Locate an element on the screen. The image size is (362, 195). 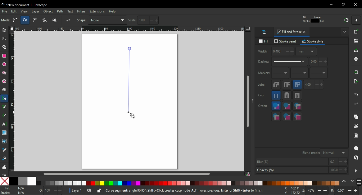
last markers is located at coordinates (318, 73).